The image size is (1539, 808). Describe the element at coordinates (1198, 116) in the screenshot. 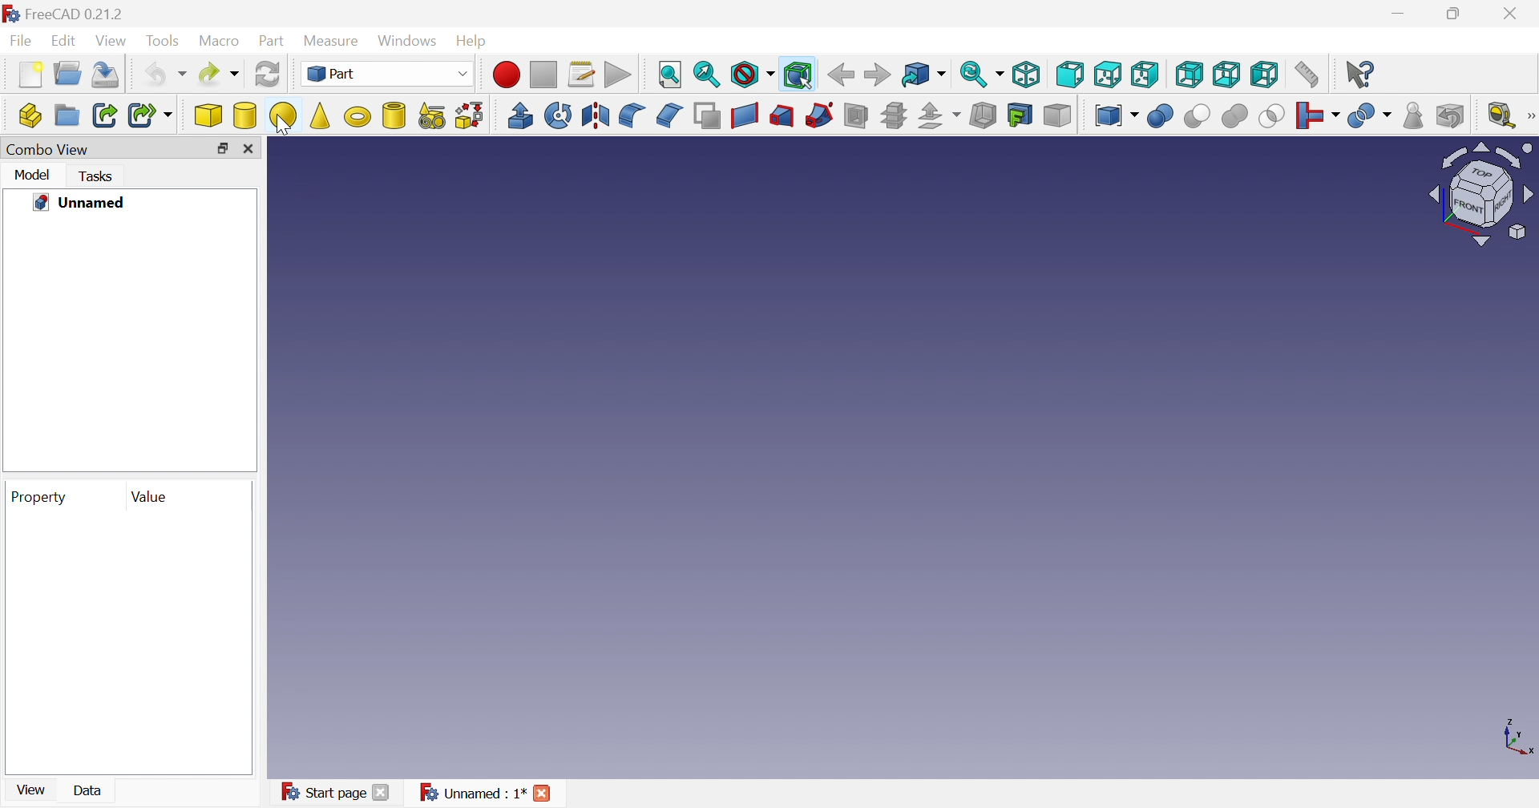

I see `Cut` at that location.